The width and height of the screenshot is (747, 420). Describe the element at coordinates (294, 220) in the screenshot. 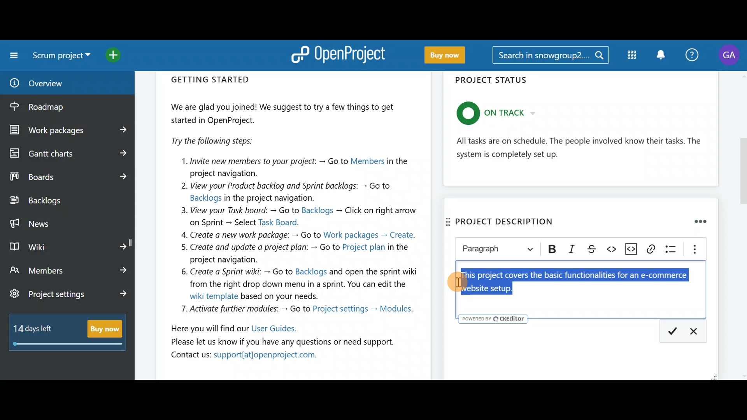

I see `Getting started` at that location.